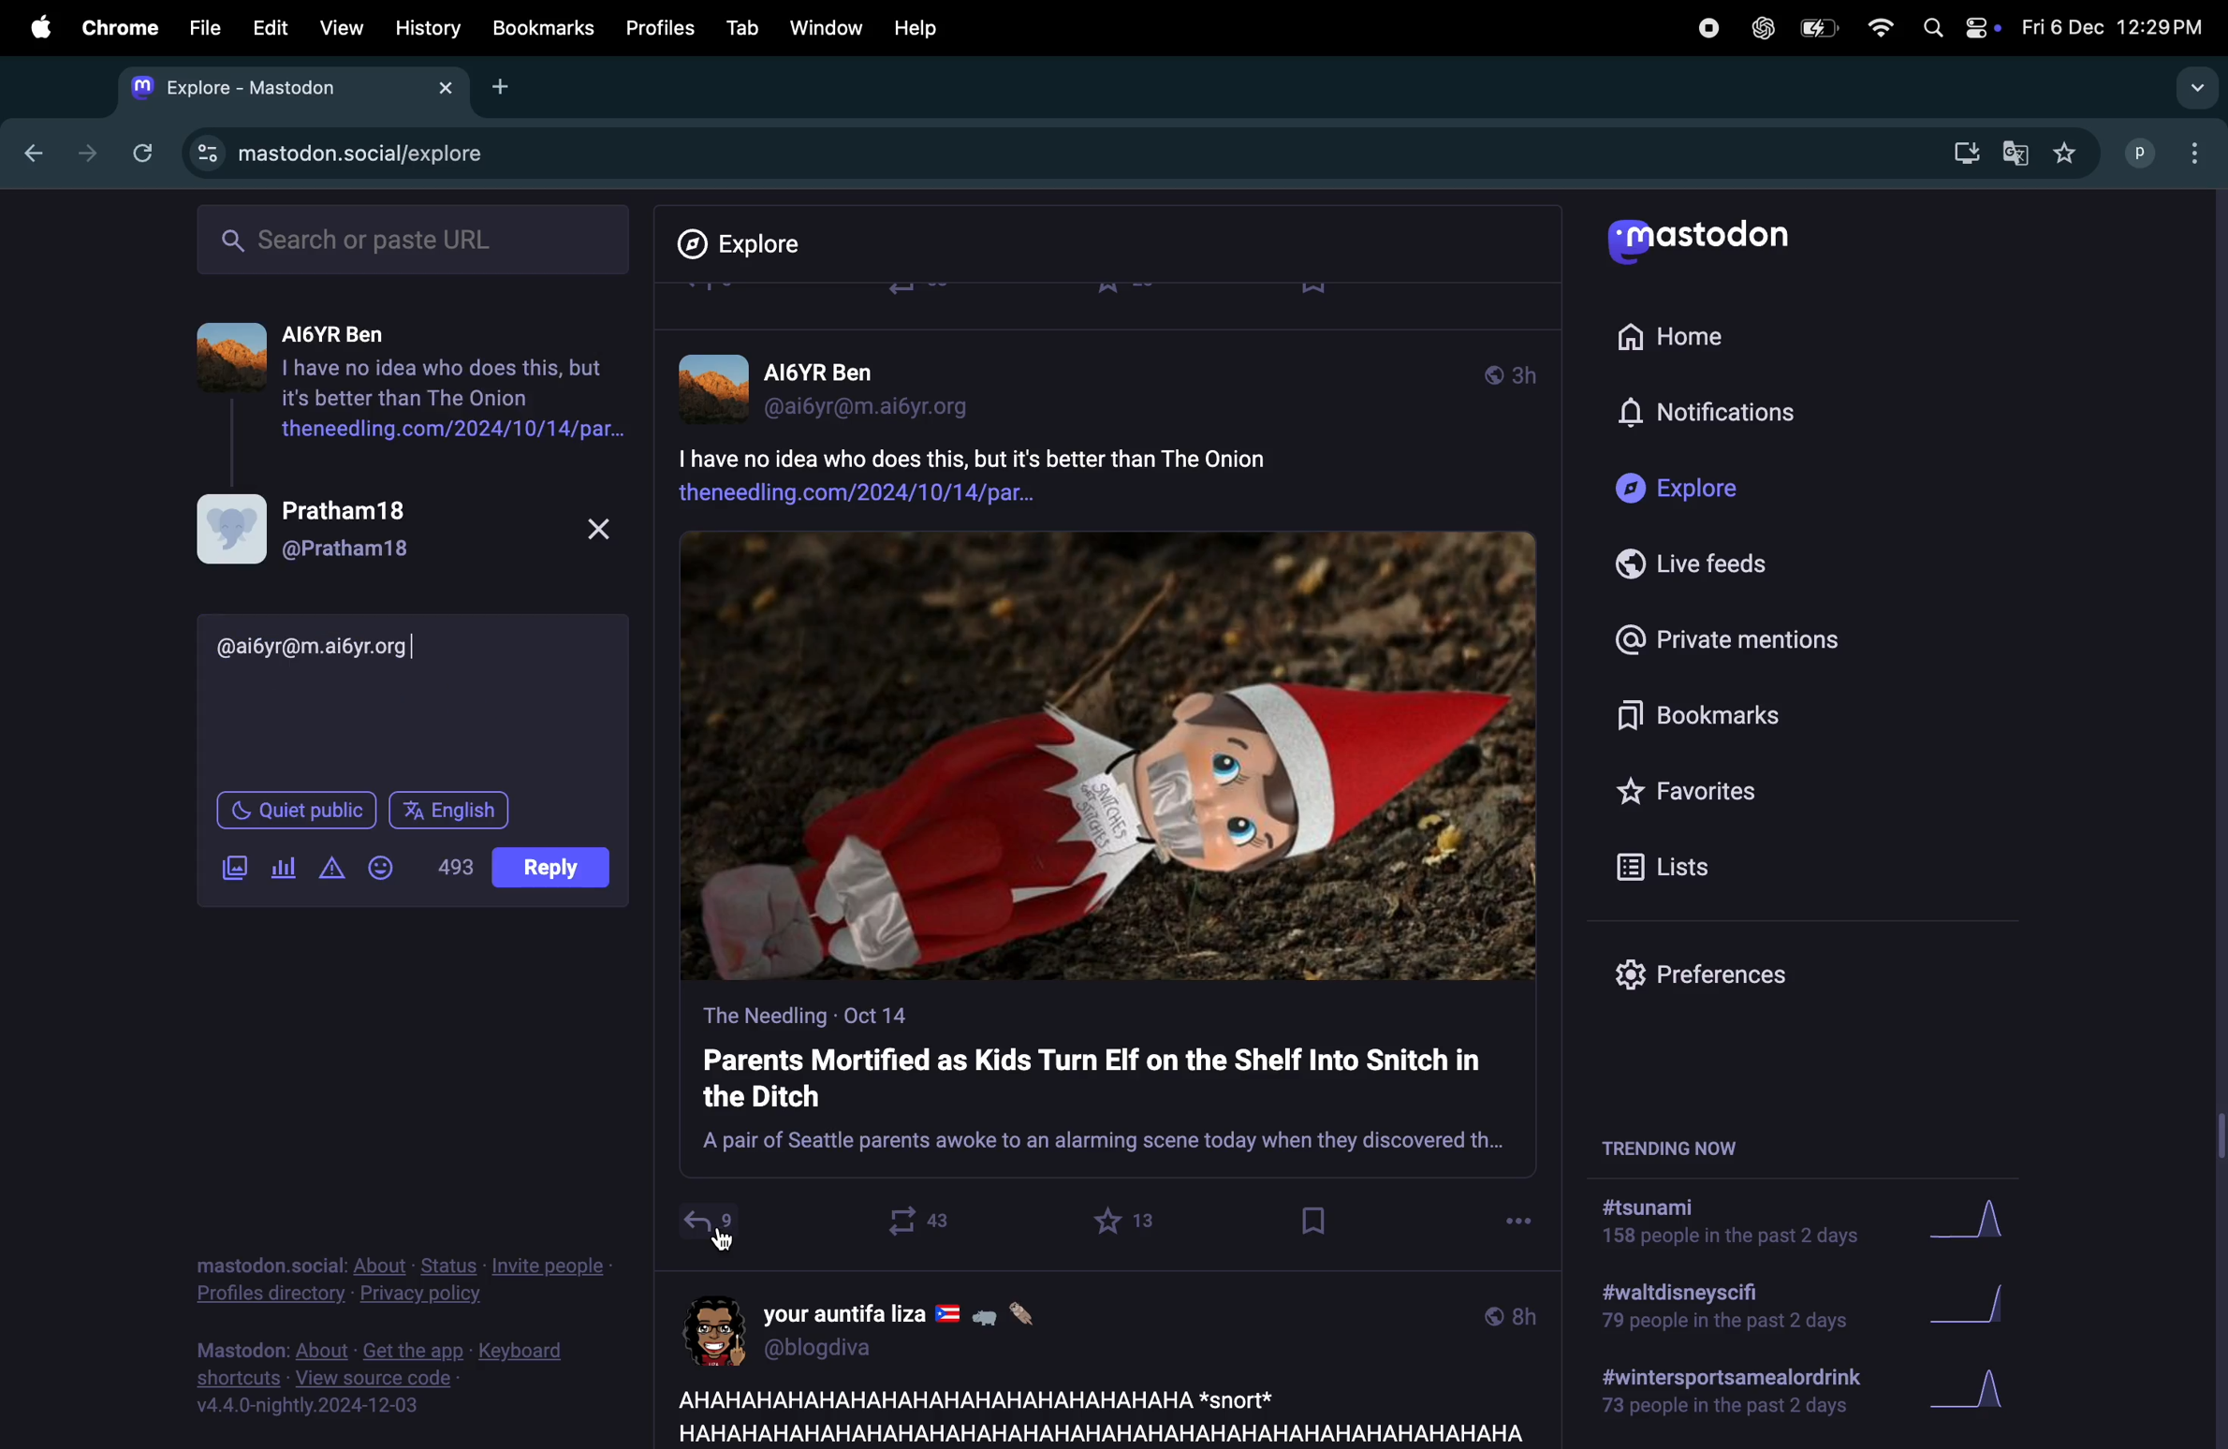 This screenshot has height=1449, width=2228. Describe the element at coordinates (1879, 27) in the screenshot. I see `wifi` at that location.